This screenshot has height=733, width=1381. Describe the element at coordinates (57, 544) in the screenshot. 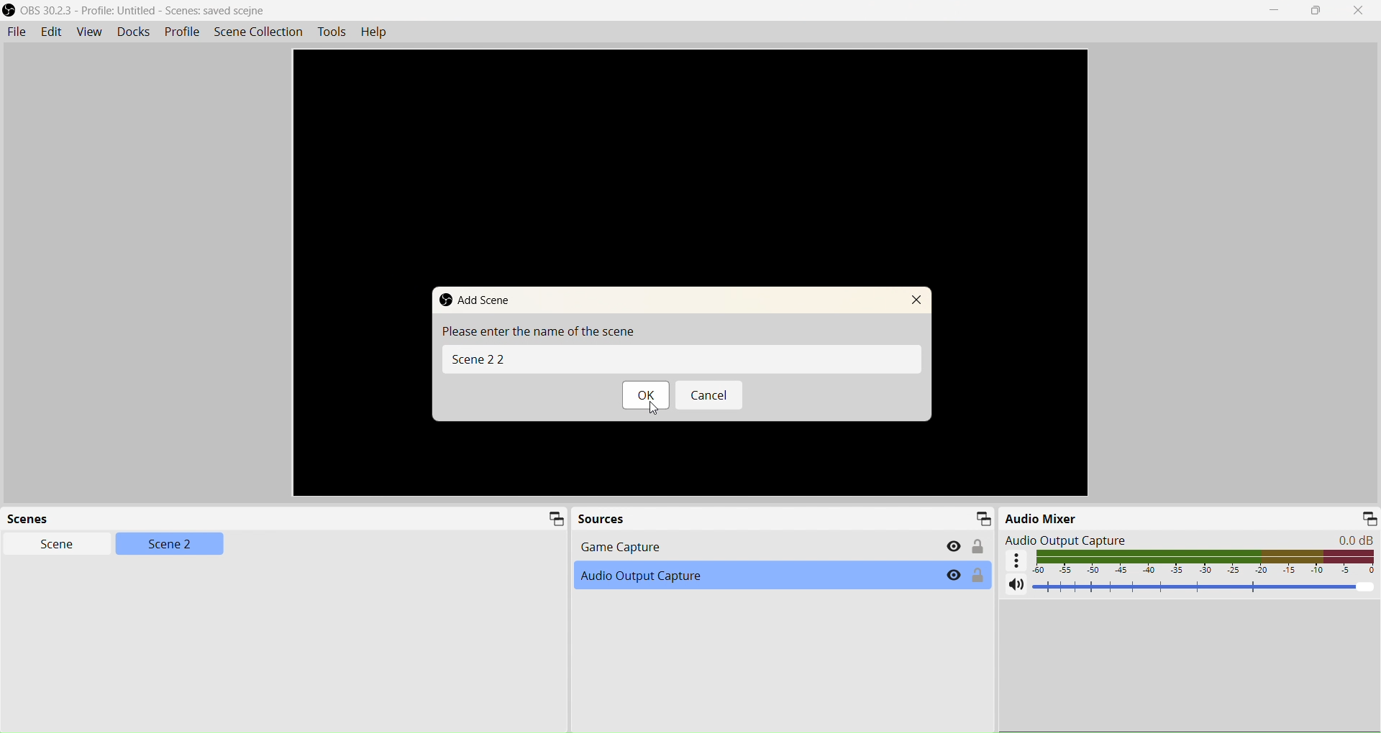

I see `Scene` at that location.